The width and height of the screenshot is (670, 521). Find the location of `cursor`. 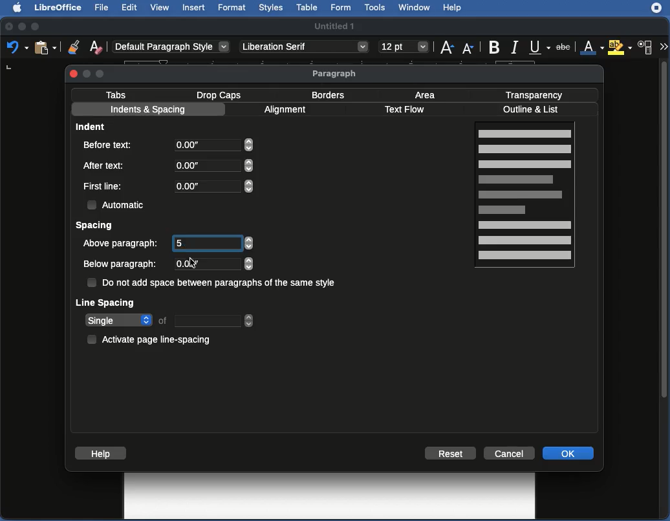

cursor is located at coordinates (193, 264).